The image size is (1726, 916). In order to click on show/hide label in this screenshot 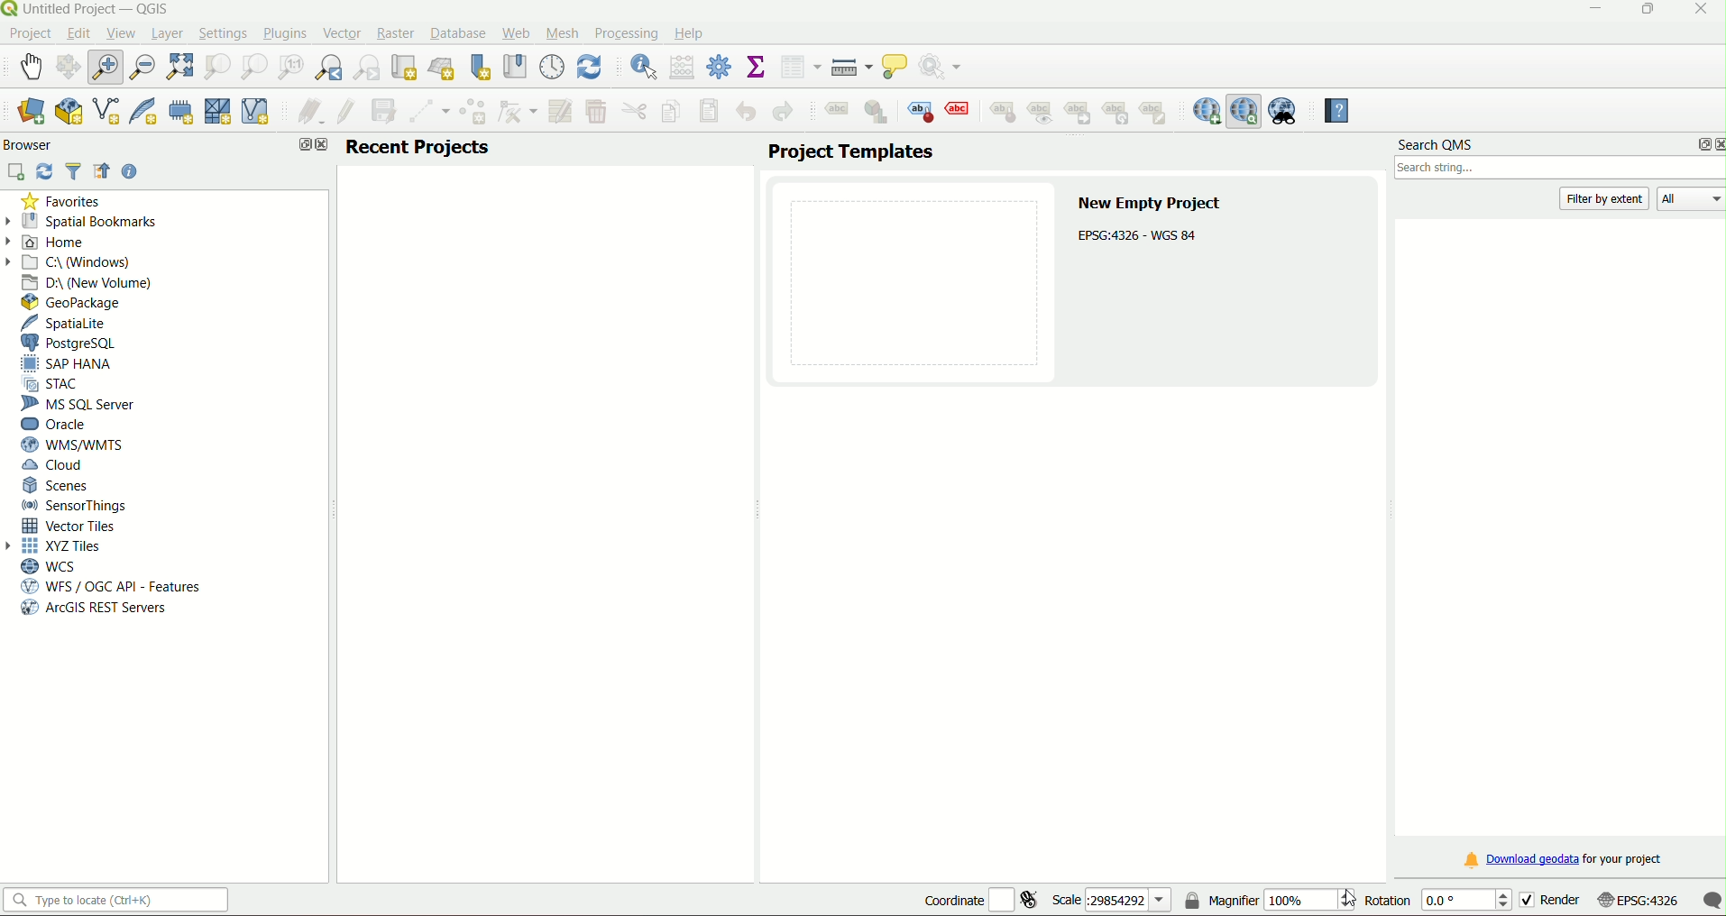, I will do `click(1042, 114)`.